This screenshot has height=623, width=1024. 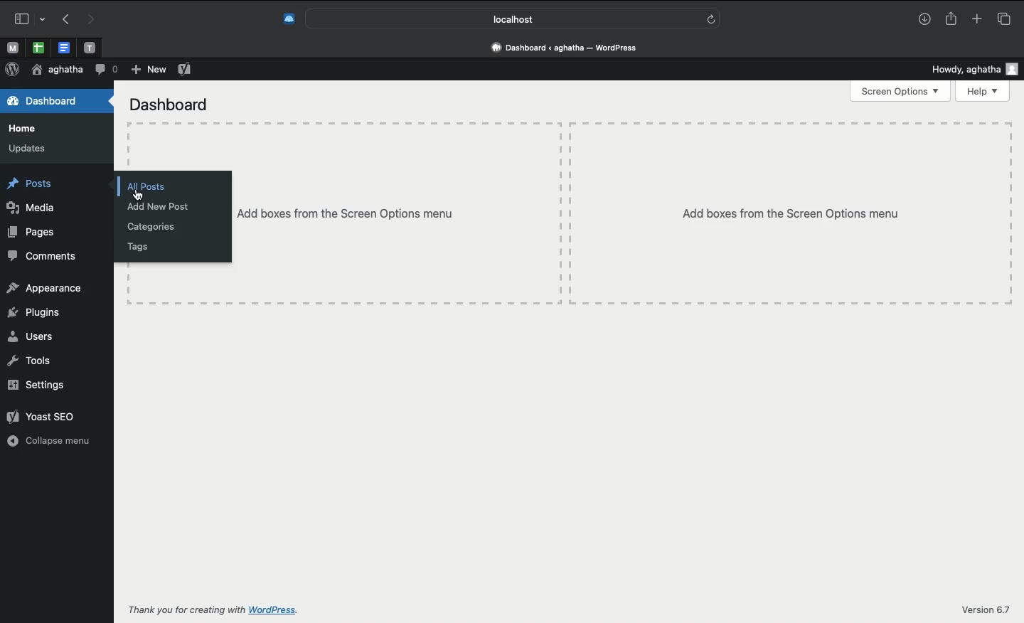 What do you see at coordinates (161, 208) in the screenshot?
I see `Add new post` at bounding box center [161, 208].